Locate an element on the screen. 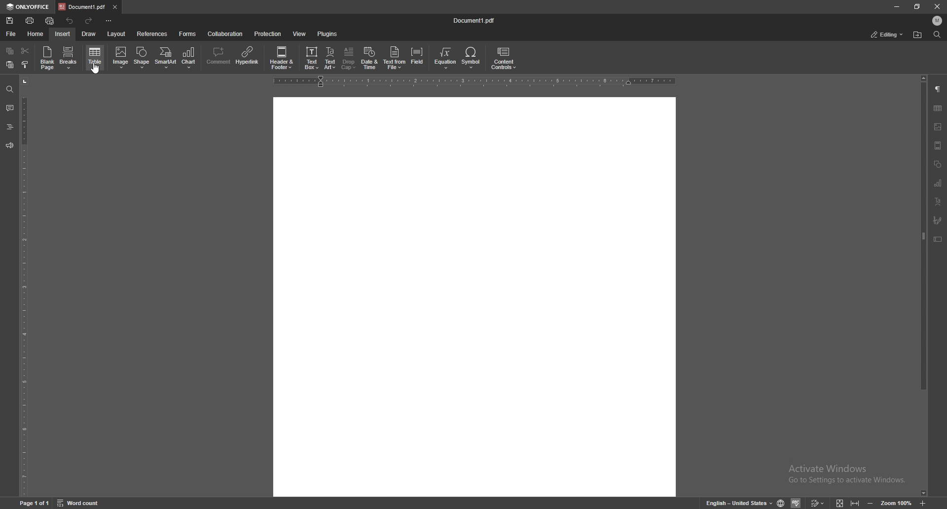  image is located at coordinates (938, 126).